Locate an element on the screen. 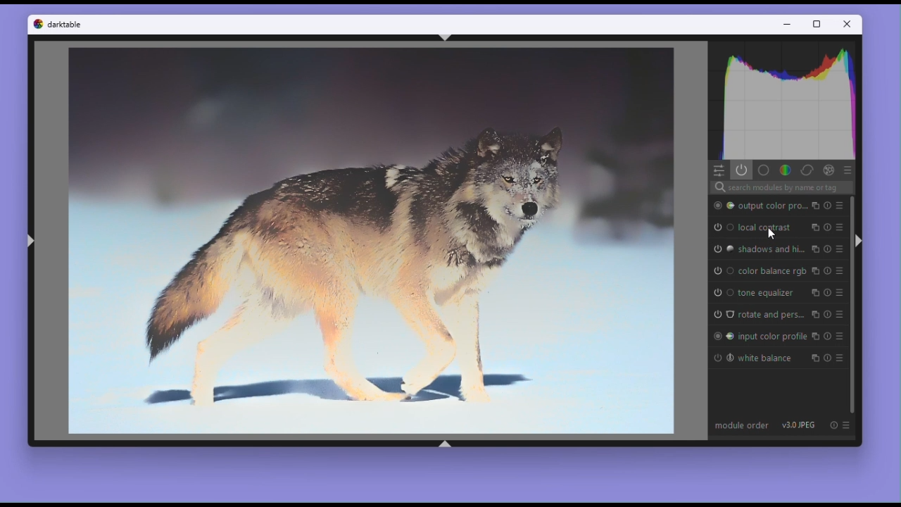  Reset parameters is located at coordinates (828, 247).